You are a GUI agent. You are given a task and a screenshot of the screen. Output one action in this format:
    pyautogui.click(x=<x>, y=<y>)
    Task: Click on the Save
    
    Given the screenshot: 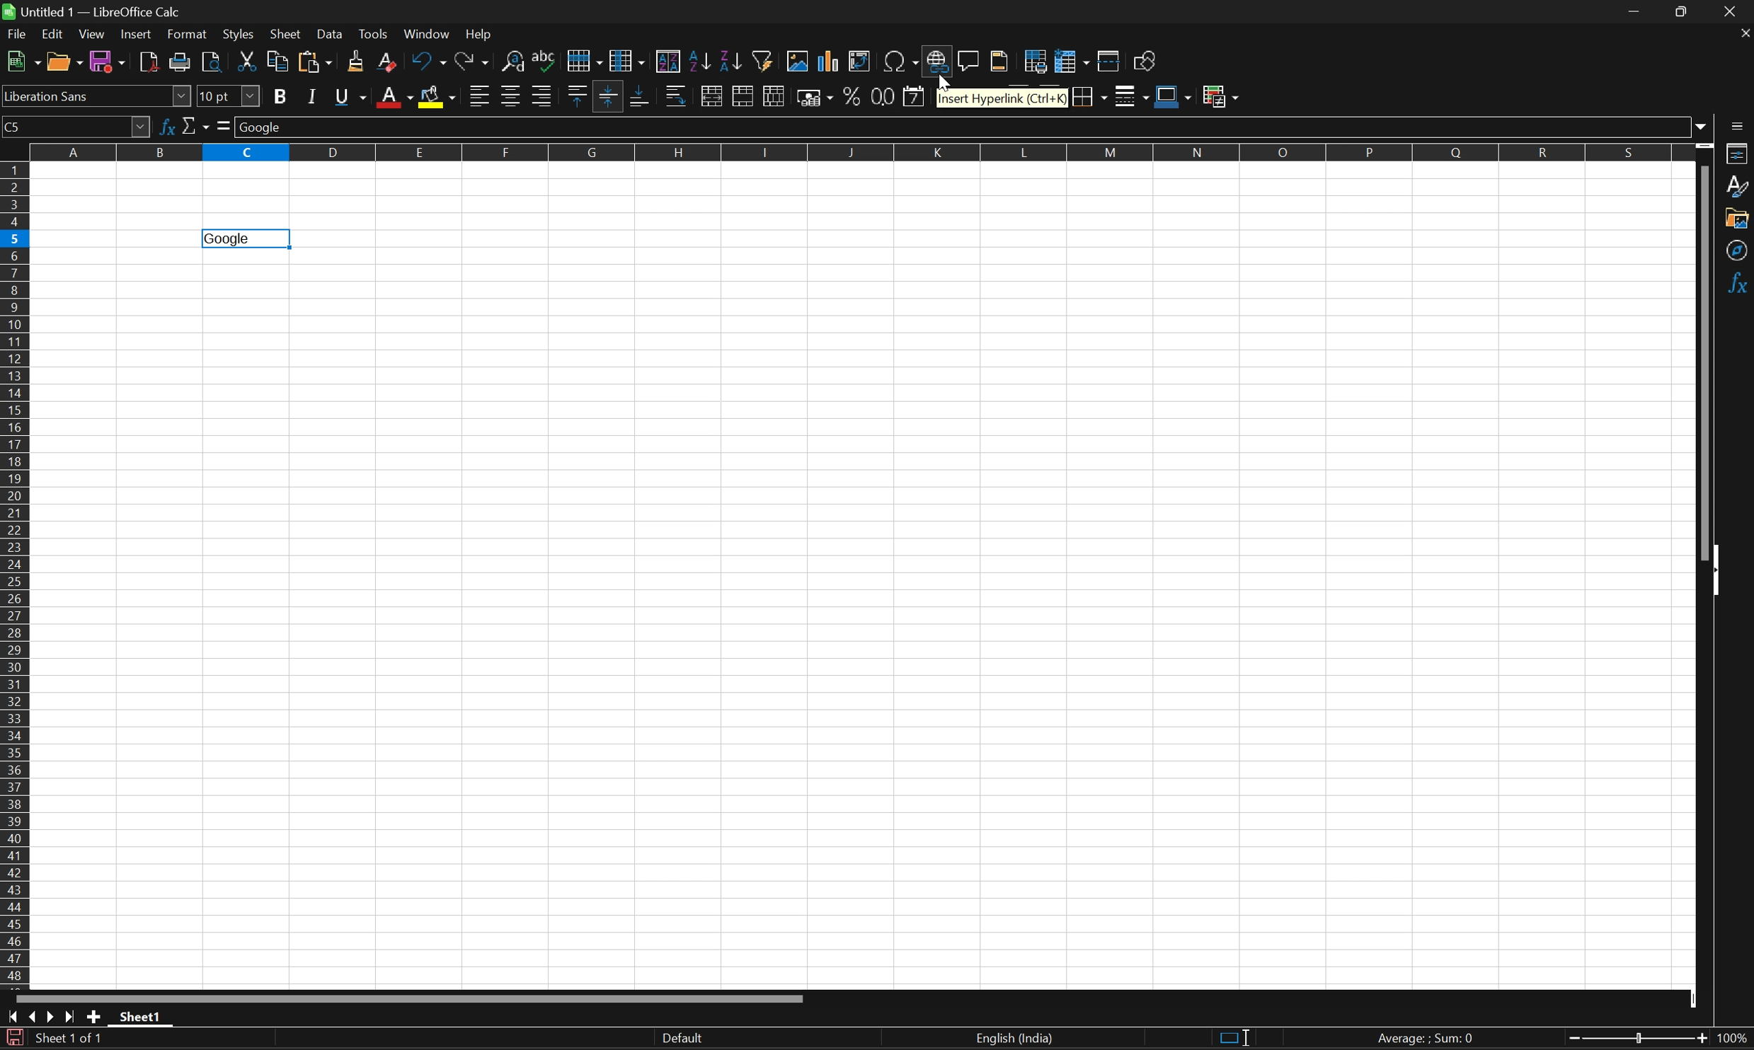 What is the action you would take?
    pyautogui.click(x=108, y=60)
    